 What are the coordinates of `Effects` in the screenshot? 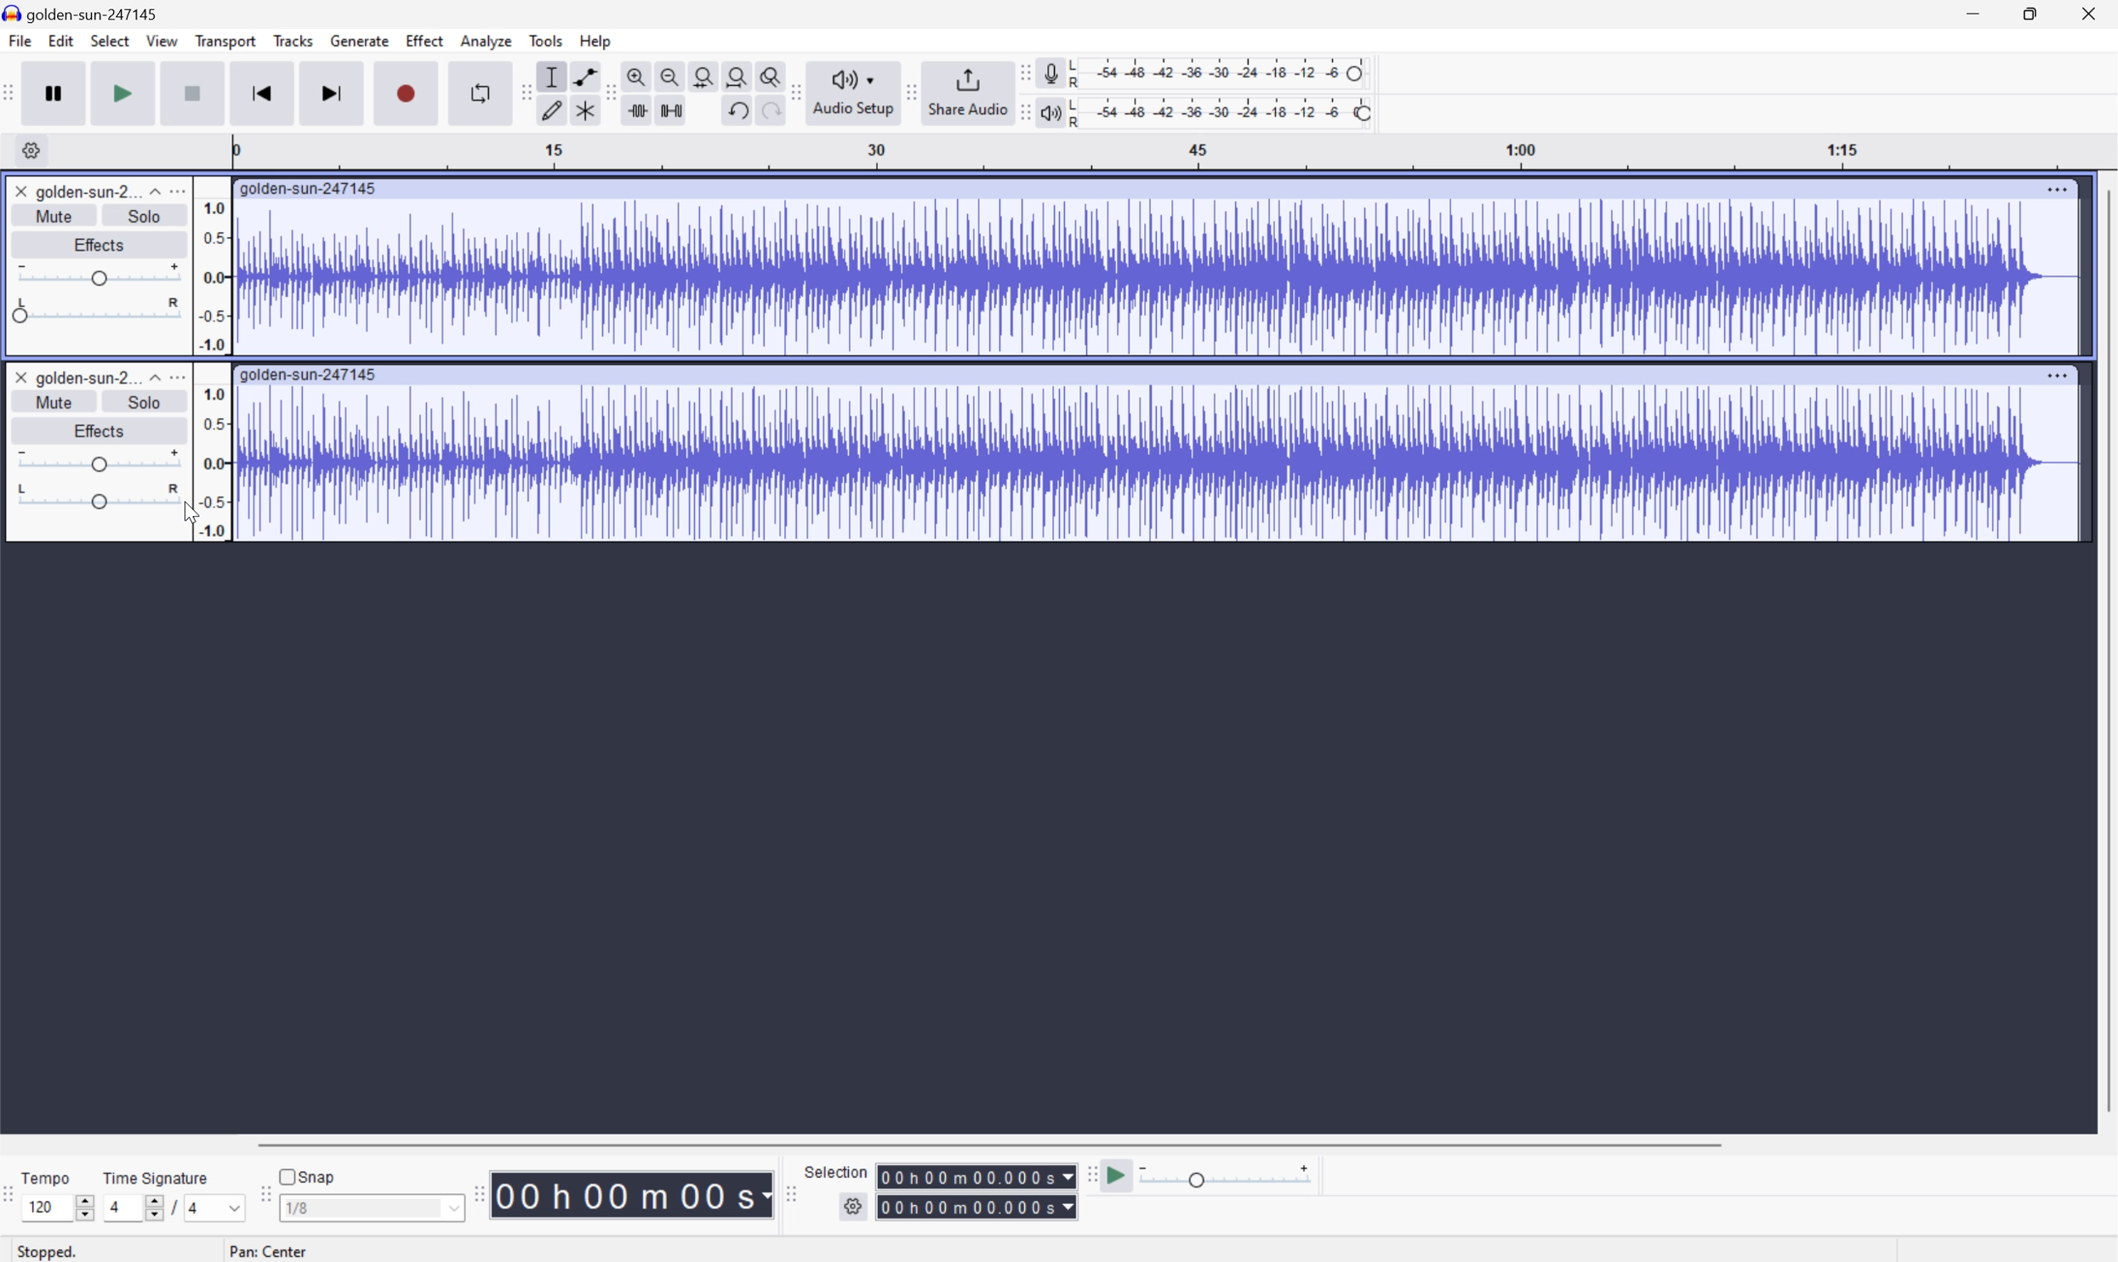 It's located at (94, 430).